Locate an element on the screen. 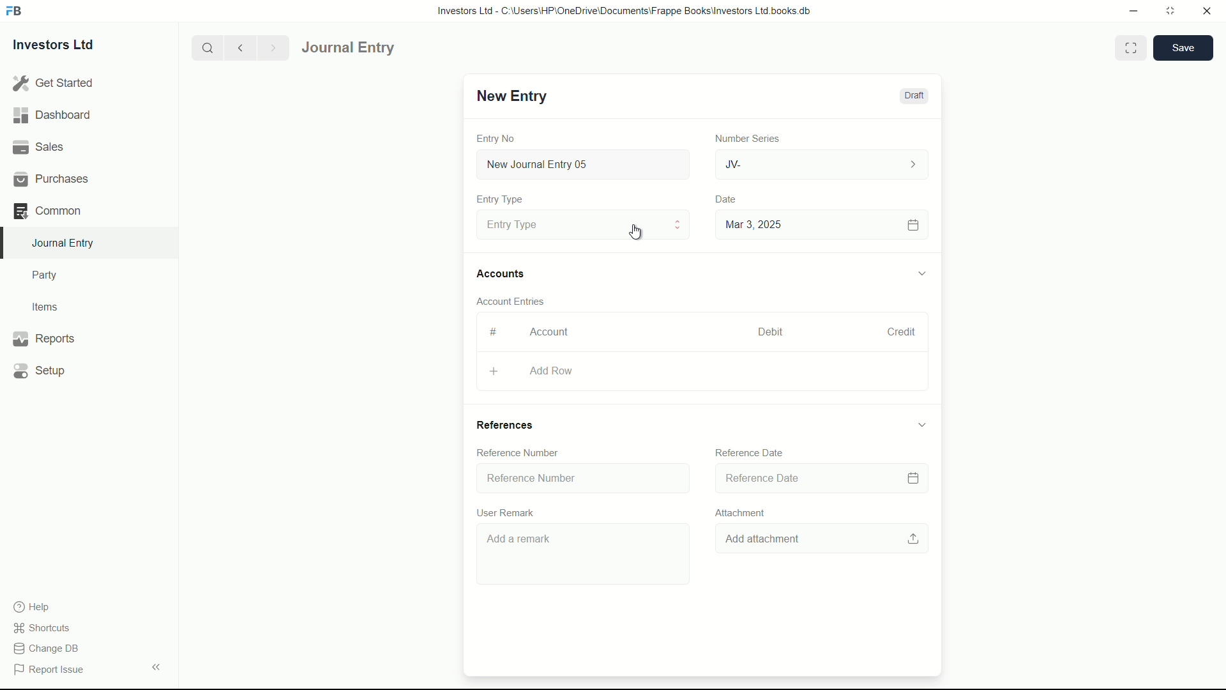 This screenshot has width=1226, height=690. previous is located at coordinates (239, 47).